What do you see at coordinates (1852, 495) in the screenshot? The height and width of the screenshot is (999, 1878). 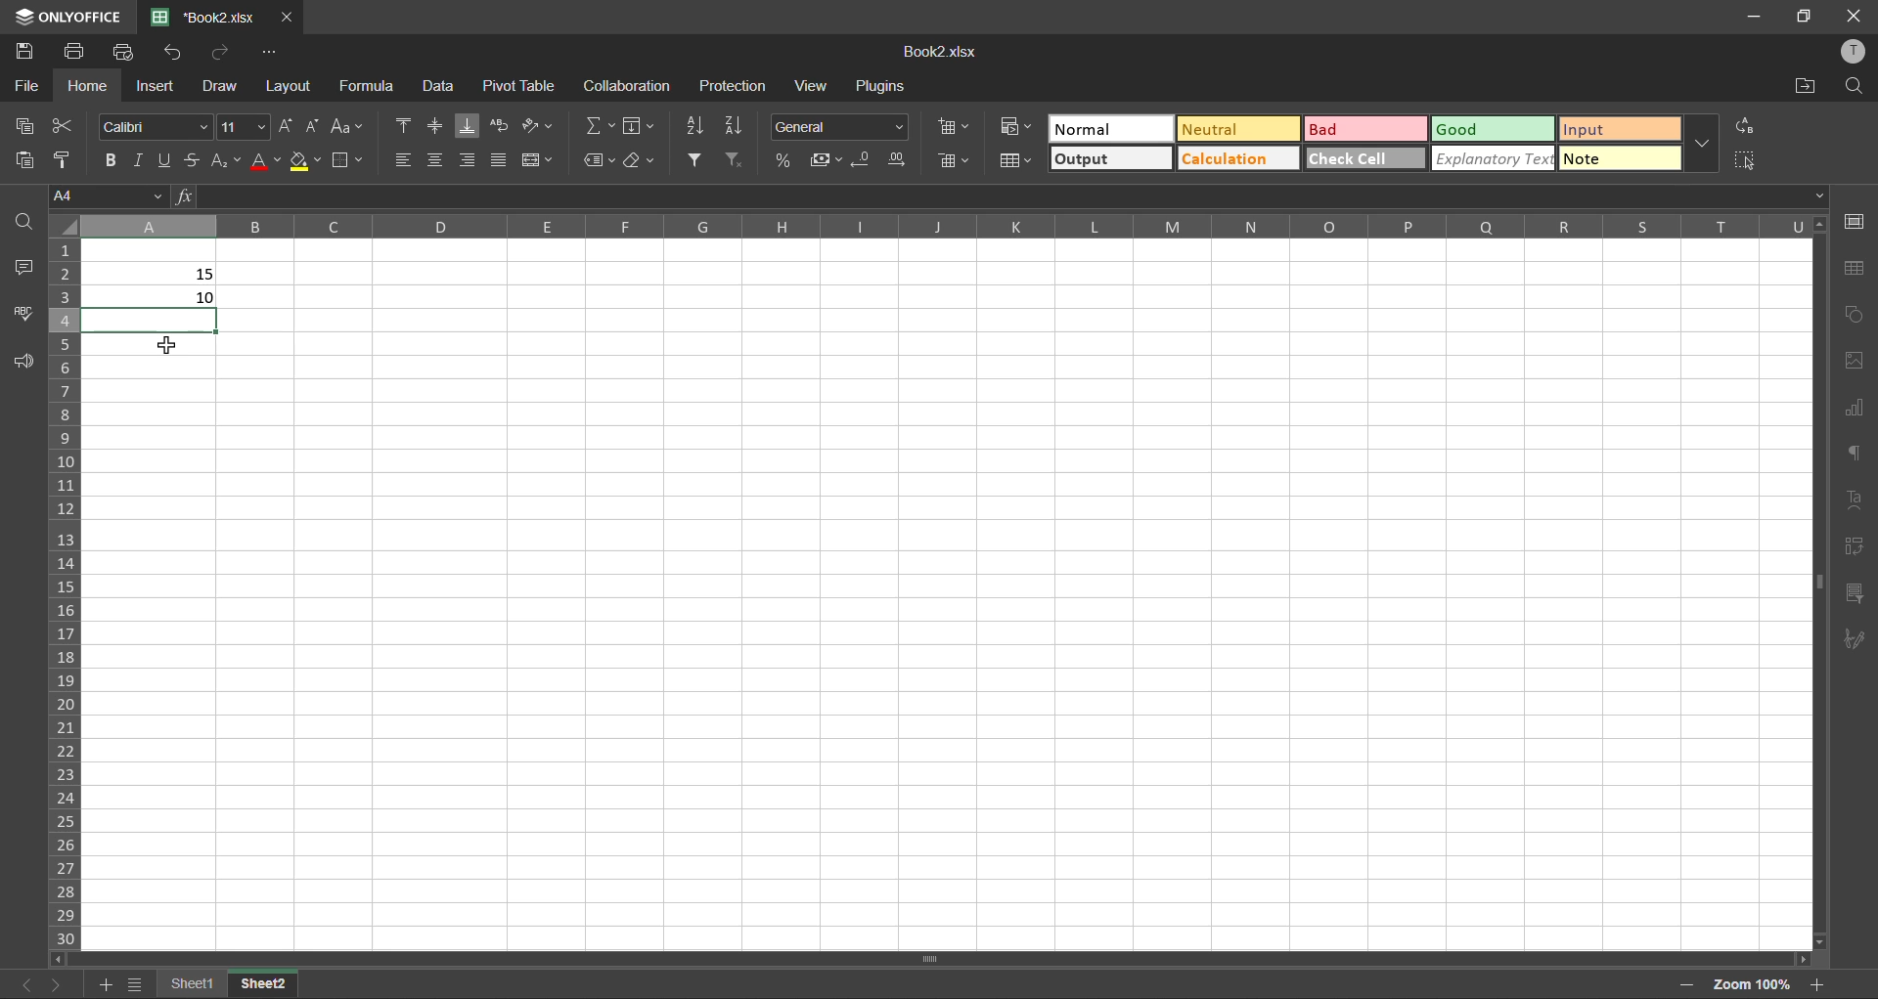 I see `text` at bounding box center [1852, 495].